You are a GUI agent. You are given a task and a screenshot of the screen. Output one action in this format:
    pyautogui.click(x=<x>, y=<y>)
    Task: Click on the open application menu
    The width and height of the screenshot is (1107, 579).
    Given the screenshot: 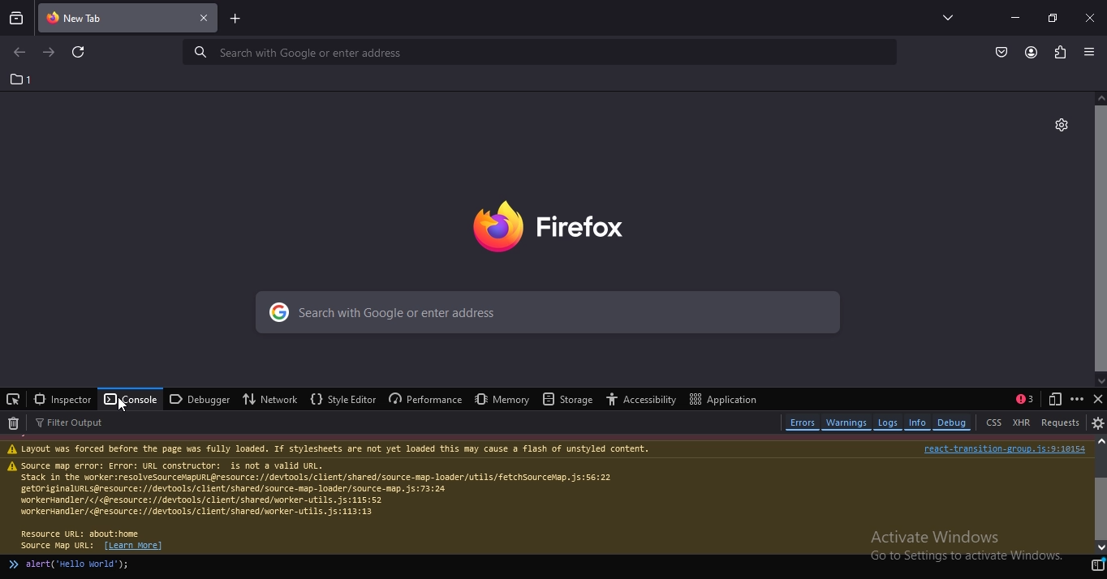 What is the action you would take?
    pyautogui.click(x=1089, y=53)
    